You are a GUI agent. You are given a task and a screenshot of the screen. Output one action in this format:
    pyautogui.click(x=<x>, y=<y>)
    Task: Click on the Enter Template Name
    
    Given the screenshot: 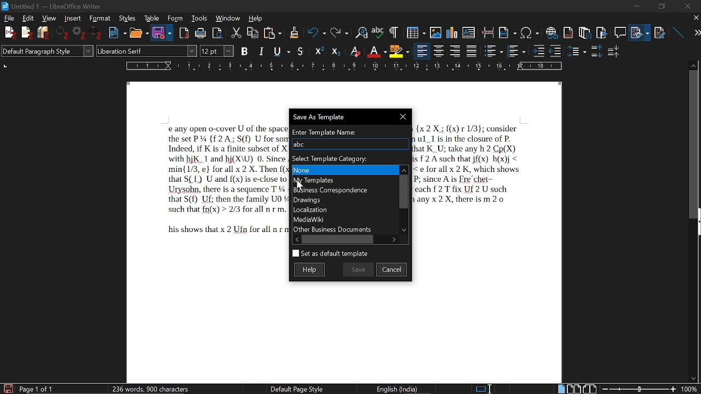 What is the action you would take?
    pyautogui.click(x=349, y=130)
    